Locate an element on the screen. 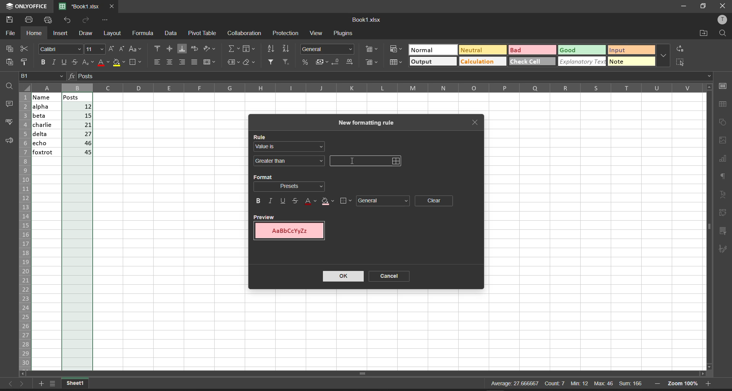  increase decimal is located at coordinates (349, 62).